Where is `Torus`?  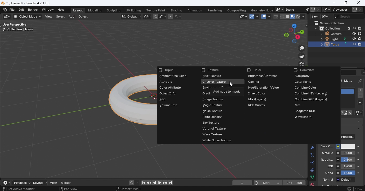 Torus is located at coordinates (325, 44).